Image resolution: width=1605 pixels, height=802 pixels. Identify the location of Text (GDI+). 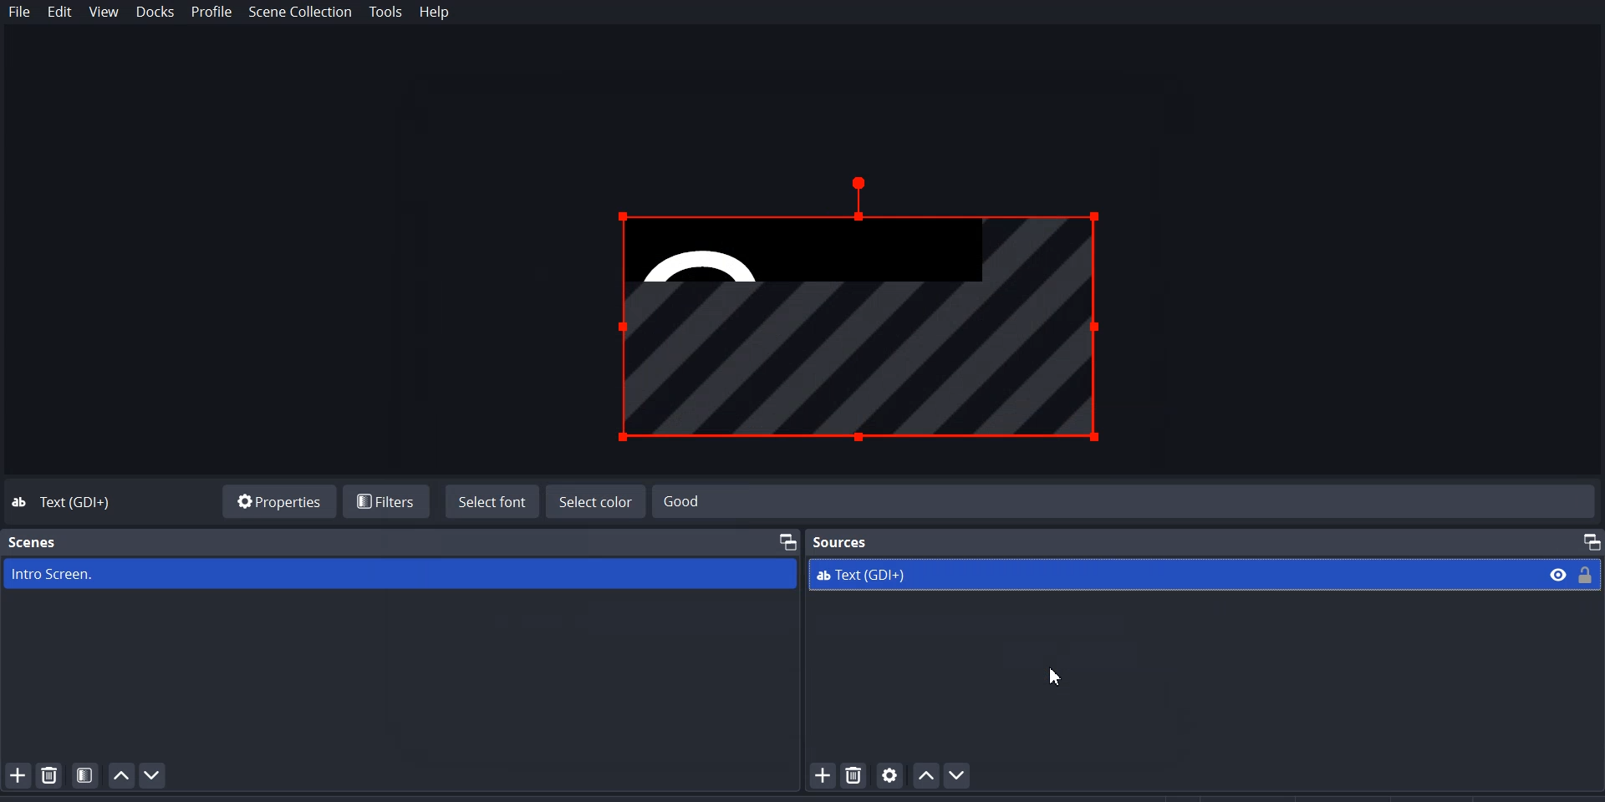
(80, 503).